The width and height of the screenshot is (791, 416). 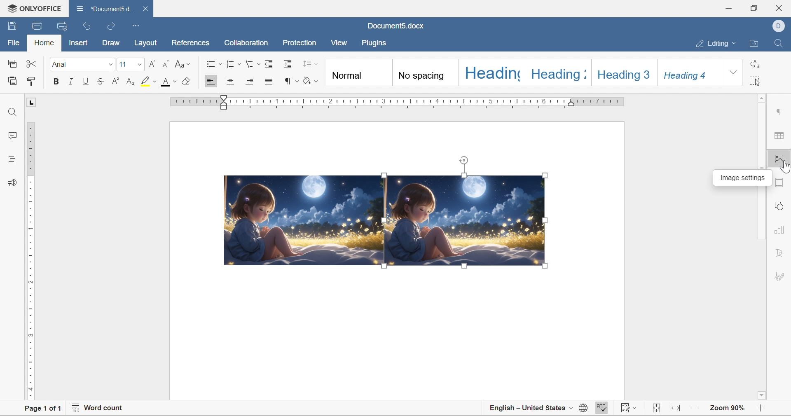 What do you see at coordinates (781, 136) in the screenshot?
I see `table settings` at bounding box center [781, 136].